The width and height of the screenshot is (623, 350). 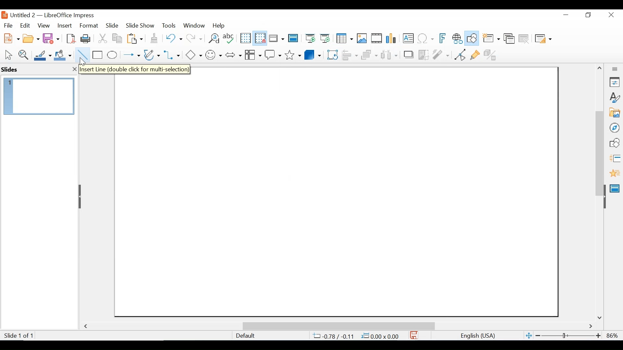 I want to click on Undo, so click(x=173, y=38).